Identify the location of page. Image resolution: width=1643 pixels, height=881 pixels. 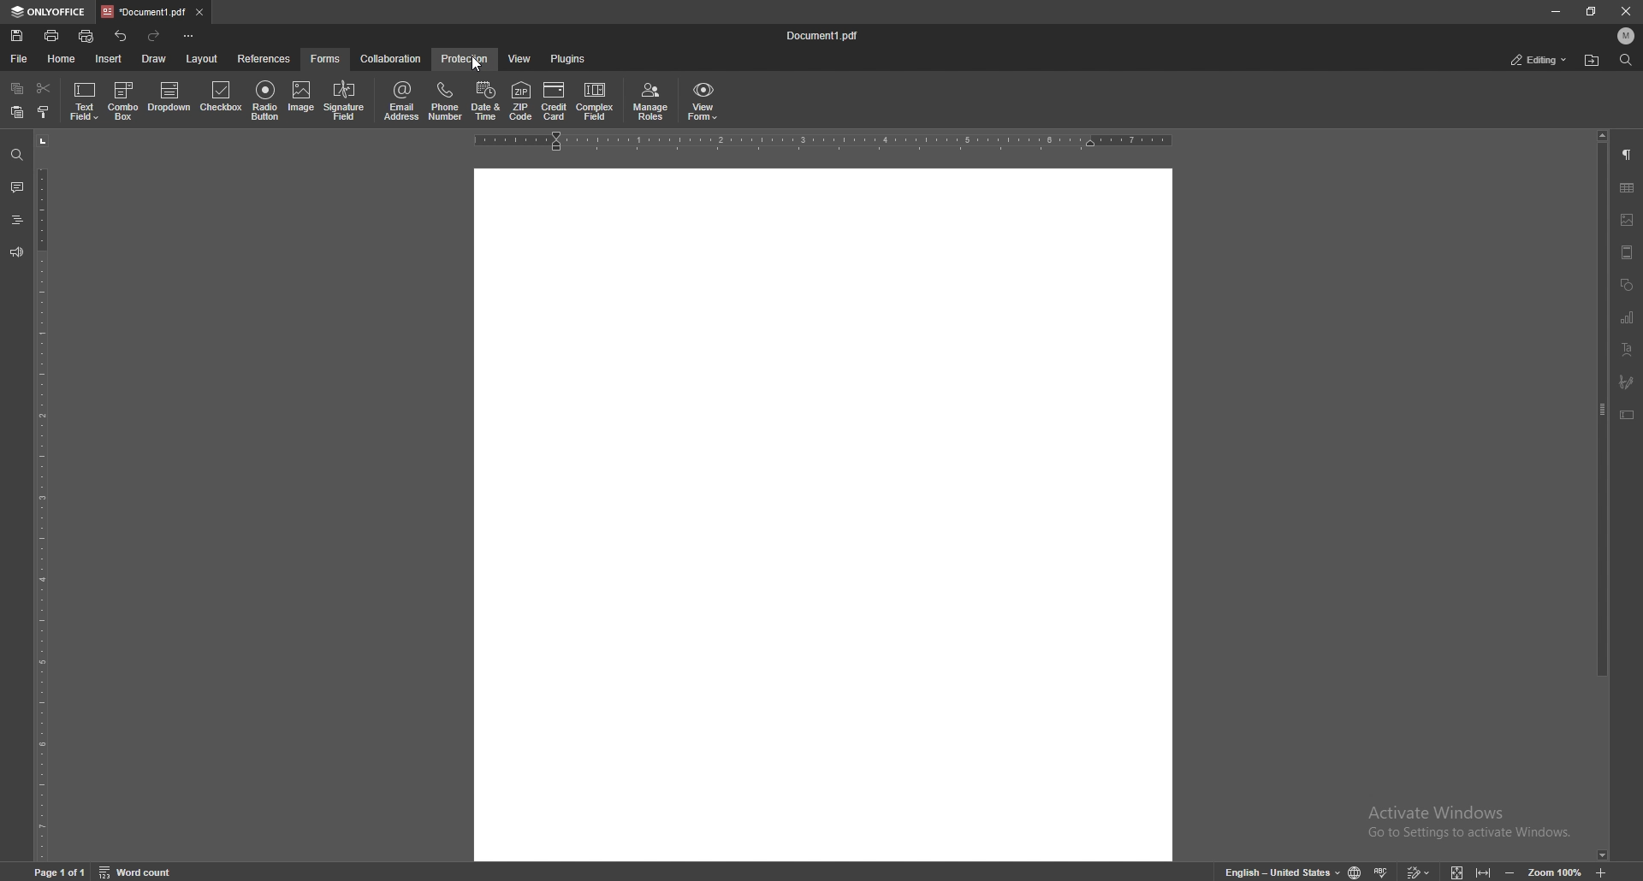
(62, 871).